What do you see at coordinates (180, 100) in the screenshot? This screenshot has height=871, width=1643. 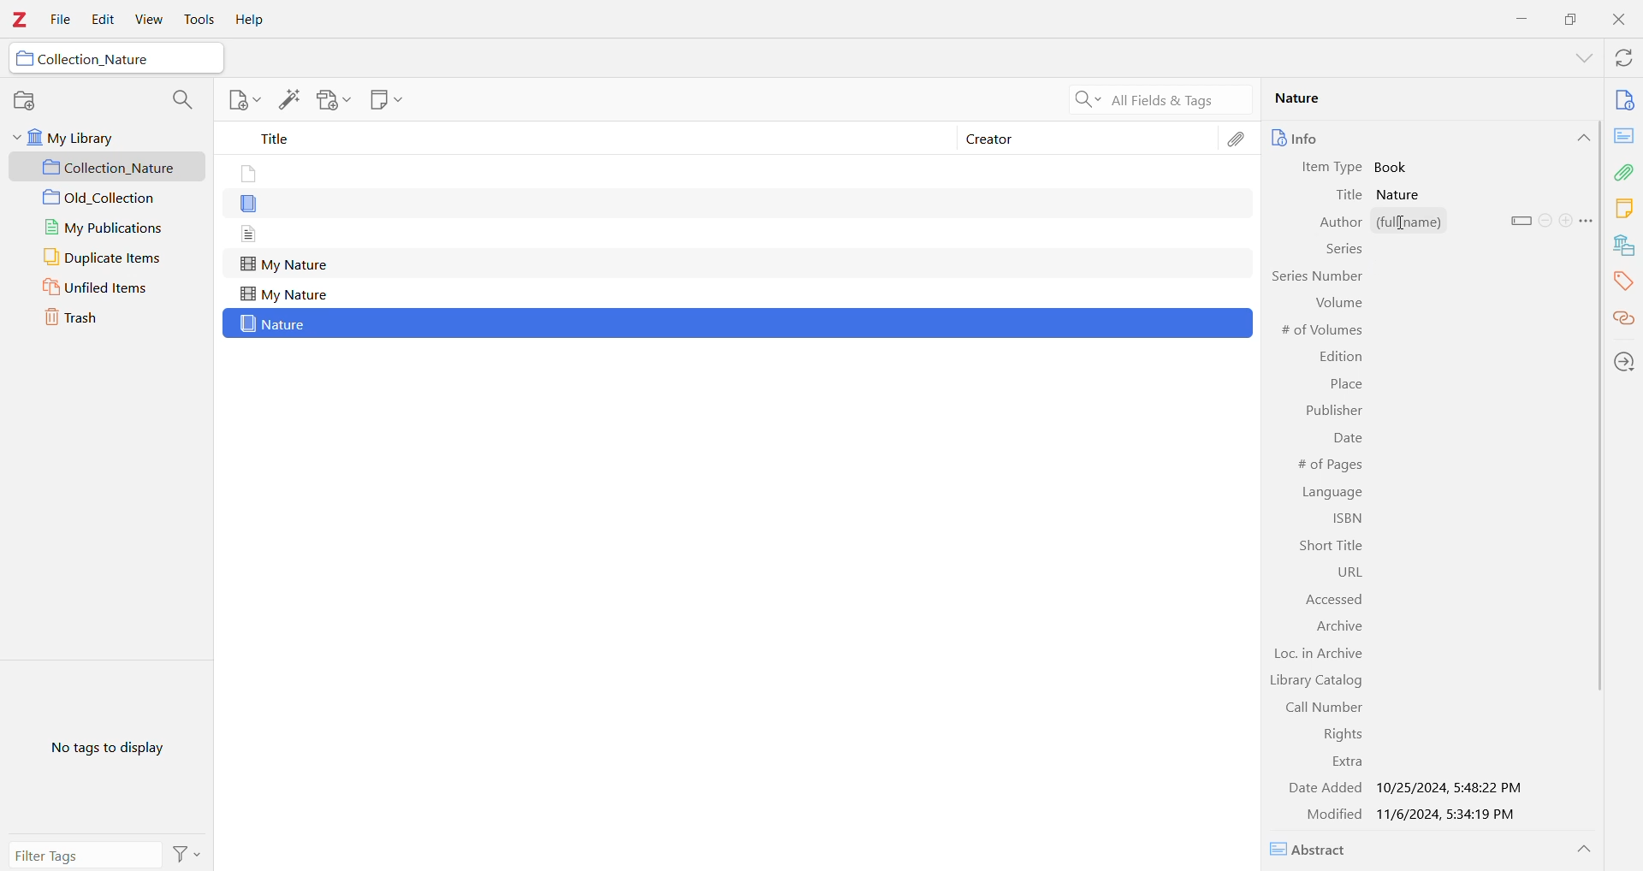 I see `Search` at bounding box center [180, 100].